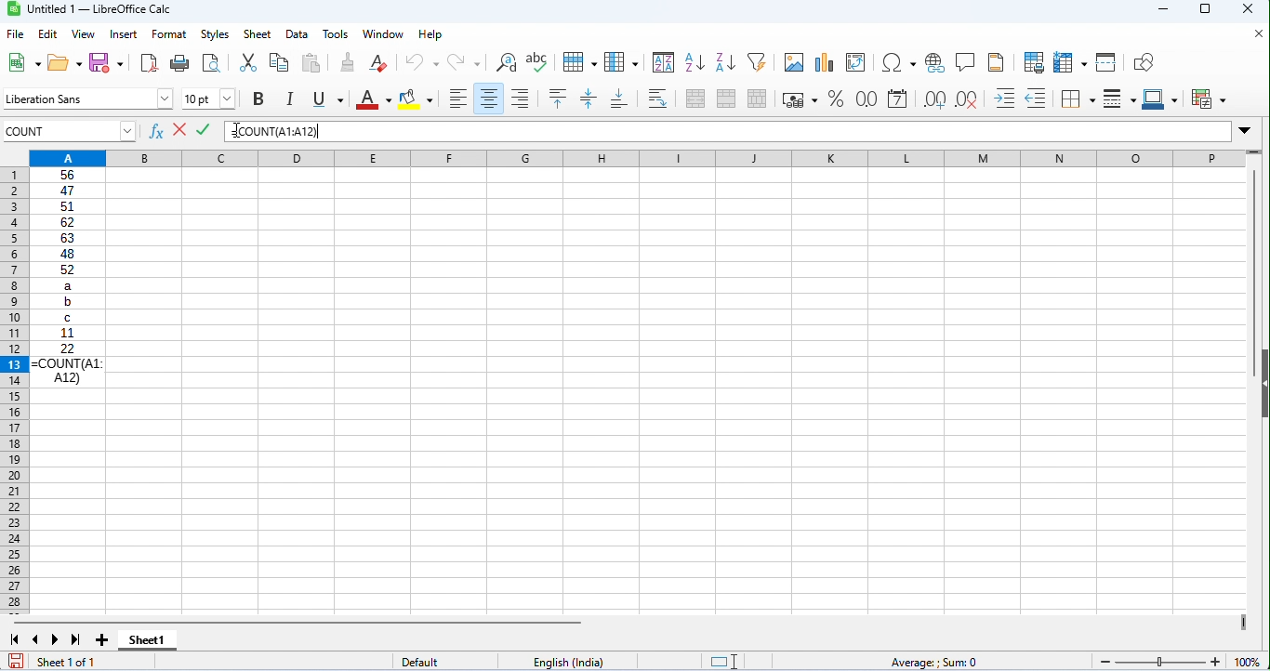 The width and height of the screenshot is (1270, 671). What do you see at coordinates (793, 63) in the screenshot?
I see `insert image` at bounding box center [793, 63].